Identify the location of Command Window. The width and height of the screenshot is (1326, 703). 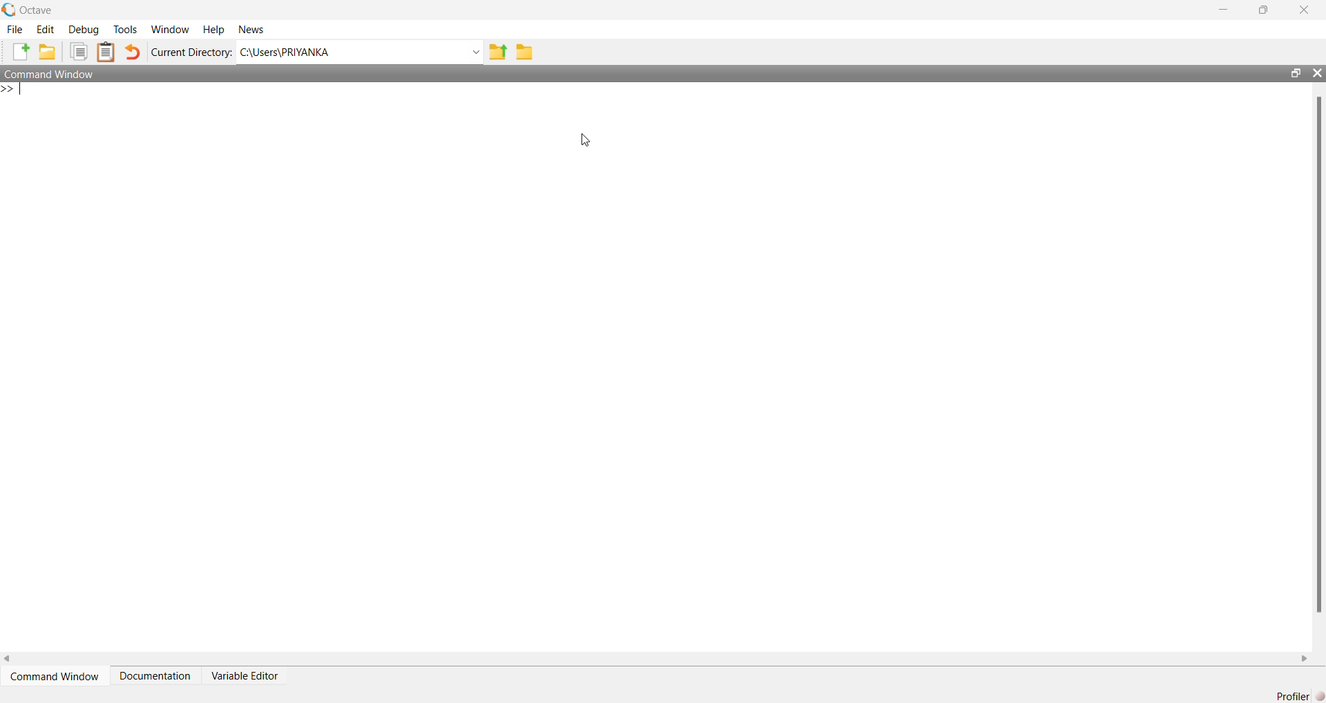
(50, 73).